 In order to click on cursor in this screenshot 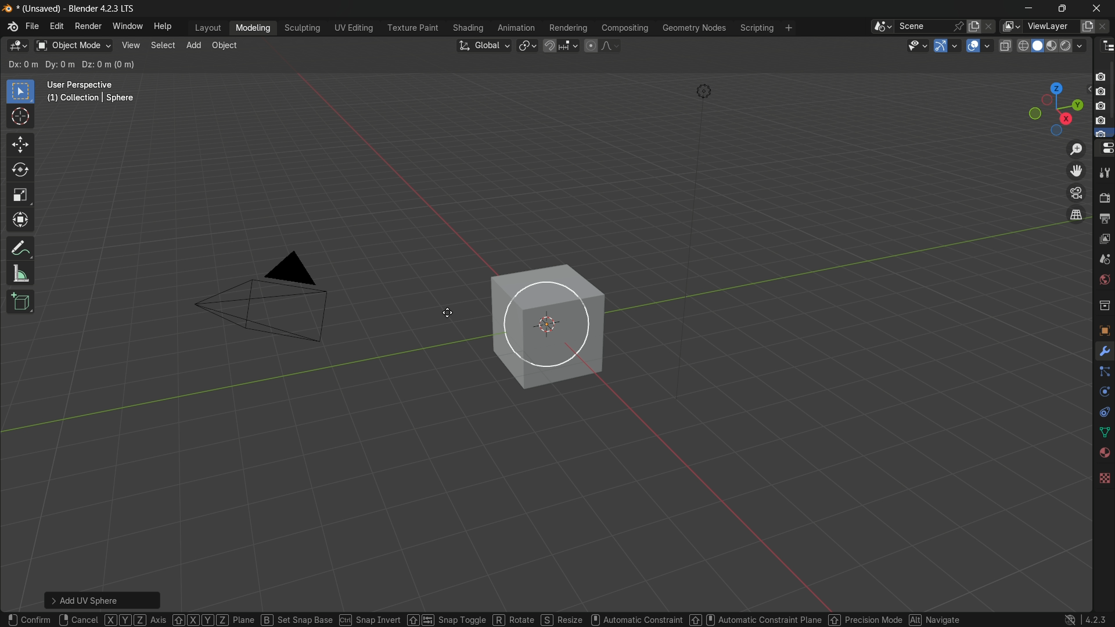, I will do `click(20, 118)`.